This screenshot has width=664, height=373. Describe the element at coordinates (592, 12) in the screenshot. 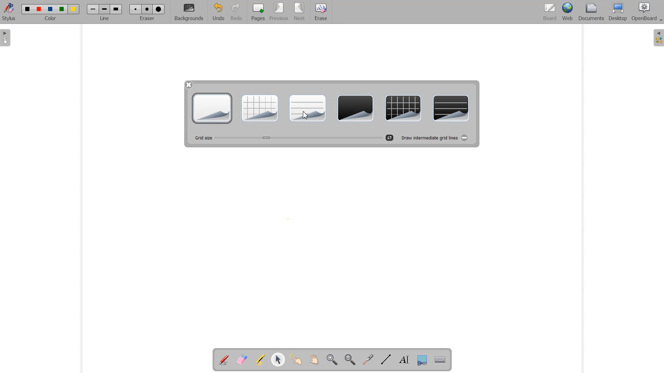

I see `Document` at that location.